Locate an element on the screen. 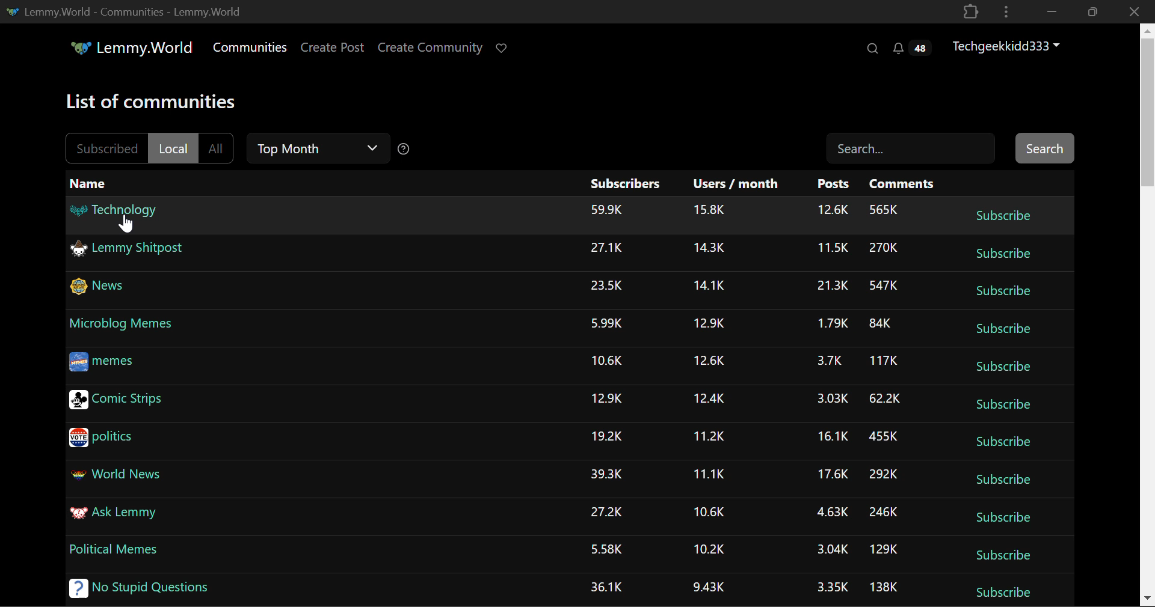 This screenshot has width=1155, height=607. Posts is located at coordinates (834, 186).